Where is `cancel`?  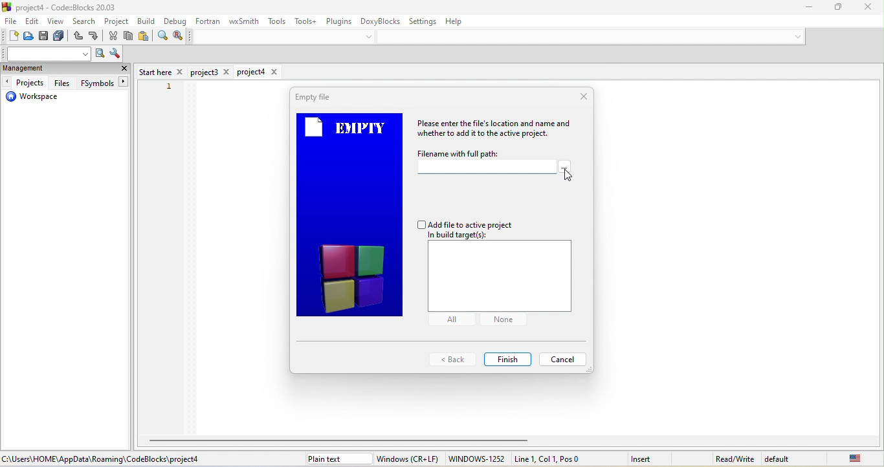 cancel is located at coordinates (562, 358).